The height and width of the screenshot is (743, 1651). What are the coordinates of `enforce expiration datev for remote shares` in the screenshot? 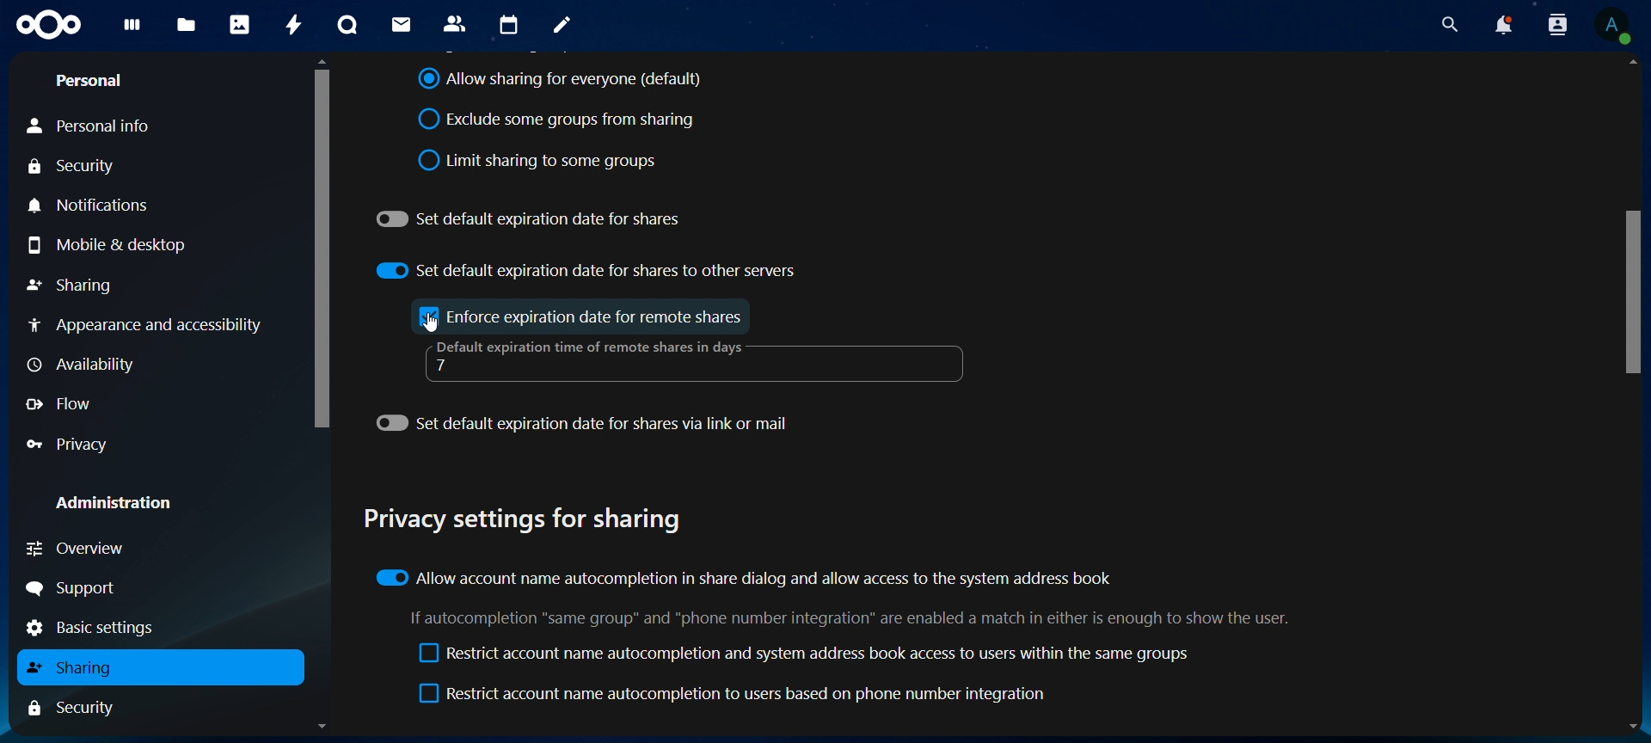 It's located at (598, 316).